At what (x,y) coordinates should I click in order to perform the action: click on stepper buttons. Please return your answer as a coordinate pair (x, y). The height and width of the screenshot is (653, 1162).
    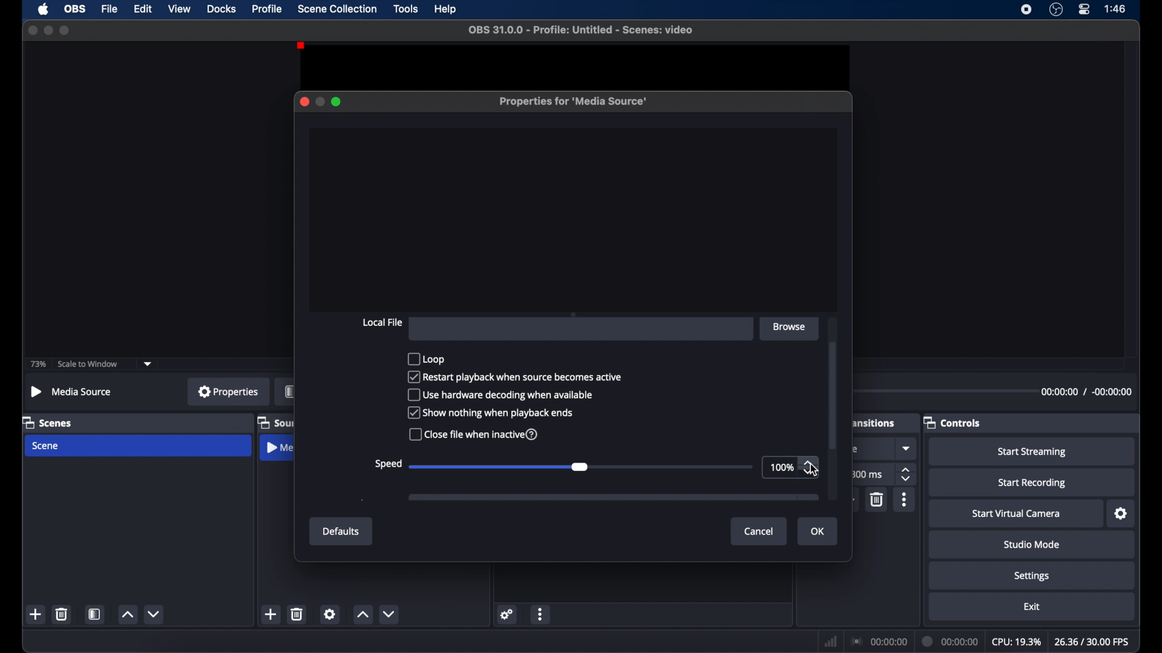
    Looking at the image, I should click on (809, 469).